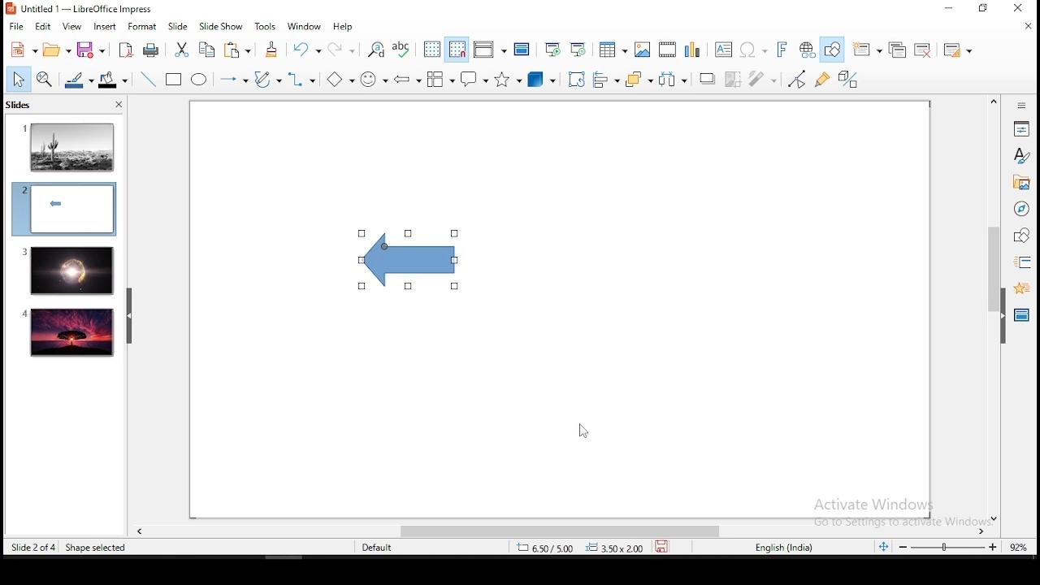  What do you see at coordinates (1022, 263) in the screenshot?
I see `slide transition` at bounding box center [1022, 263].